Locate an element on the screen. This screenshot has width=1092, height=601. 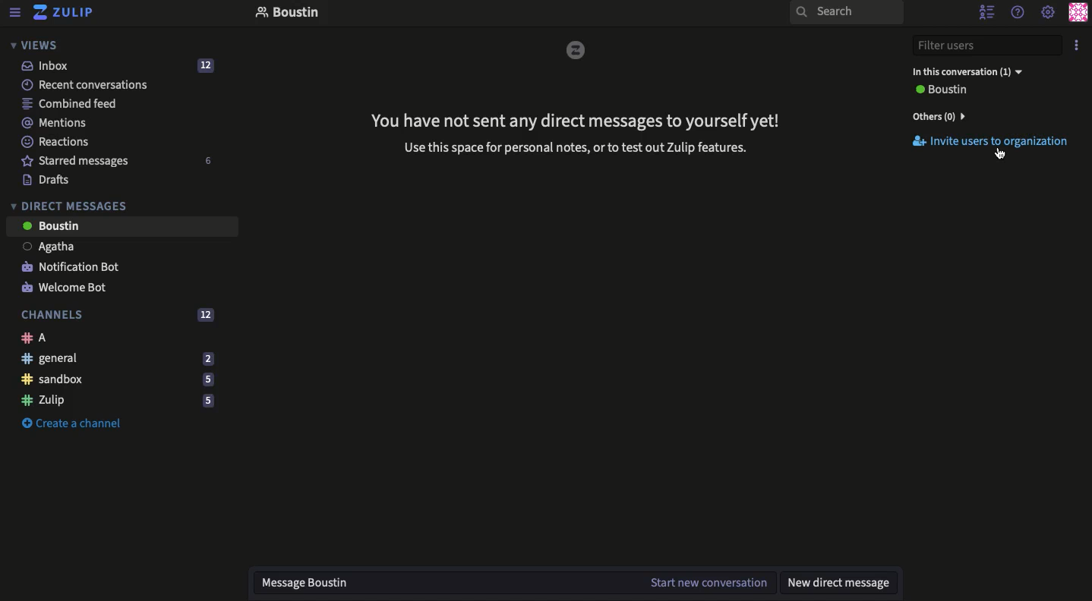
Help is located at coordinates (1016, 11).